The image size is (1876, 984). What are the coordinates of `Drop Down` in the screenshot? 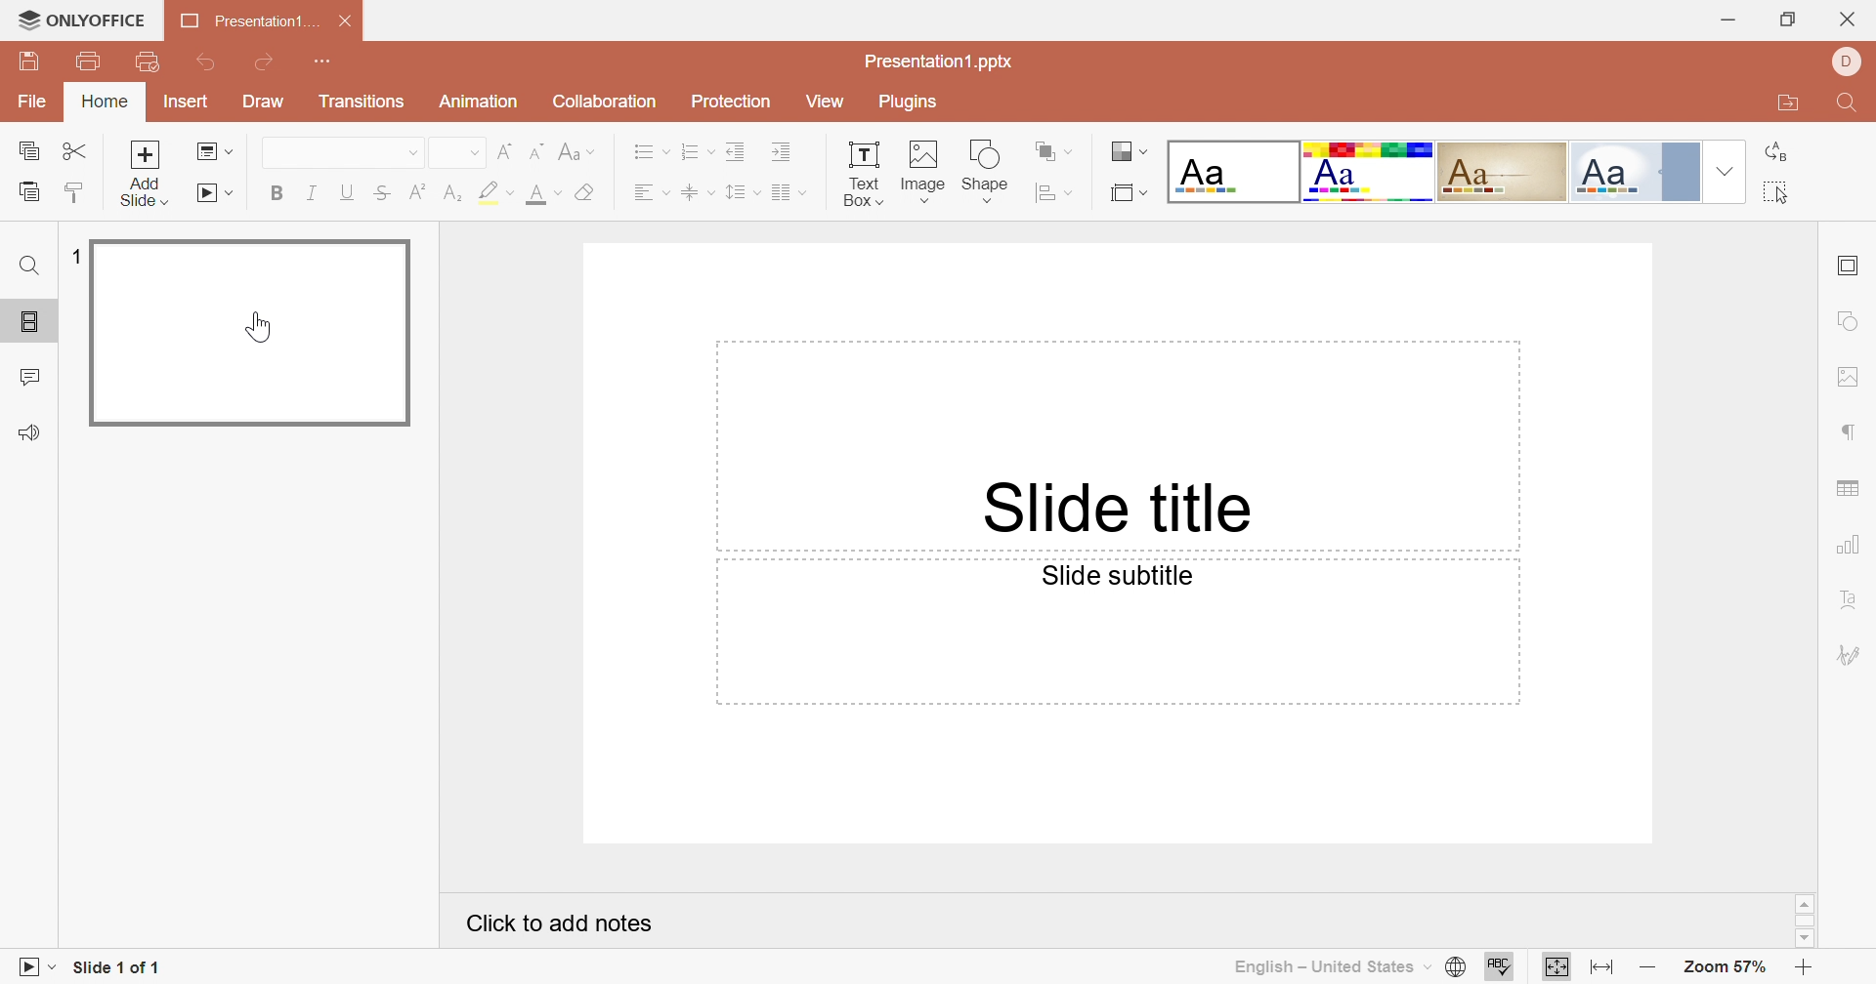 It's located at (1727, 170).